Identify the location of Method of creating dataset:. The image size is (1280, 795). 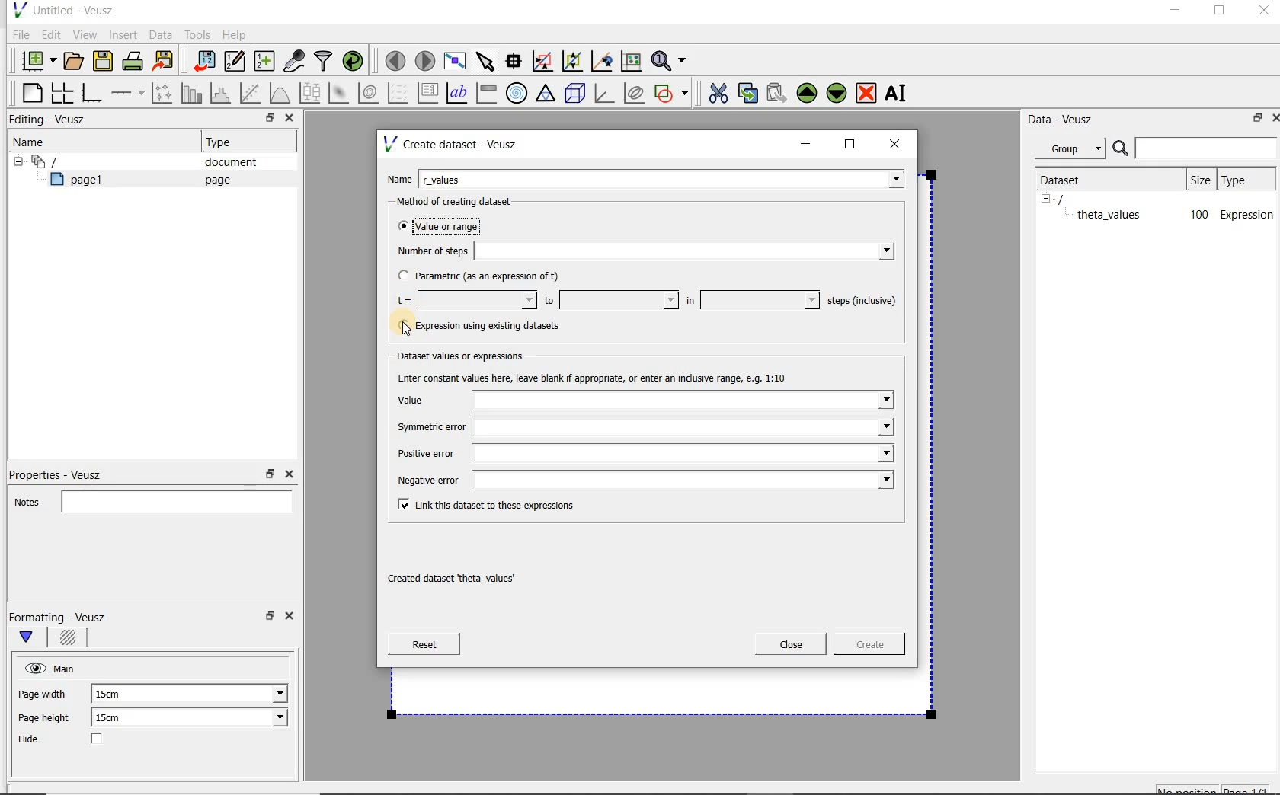
(466, 202).